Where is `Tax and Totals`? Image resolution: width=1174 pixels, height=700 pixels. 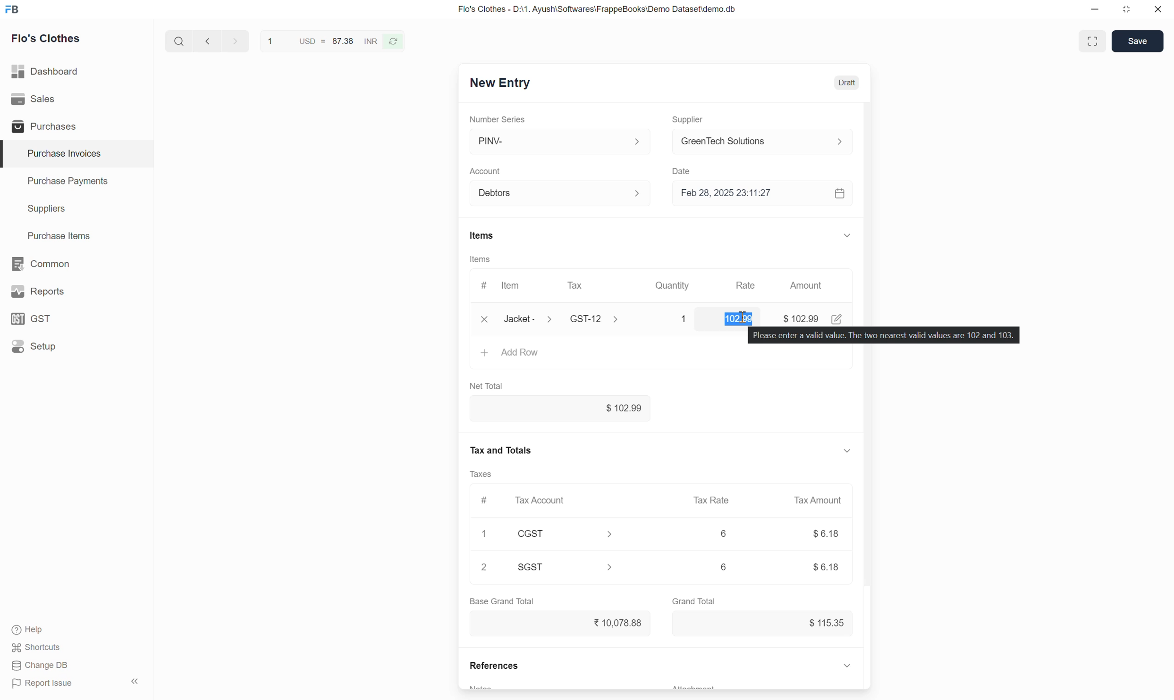
Tax and Totals is located at coordinates (499, 450).